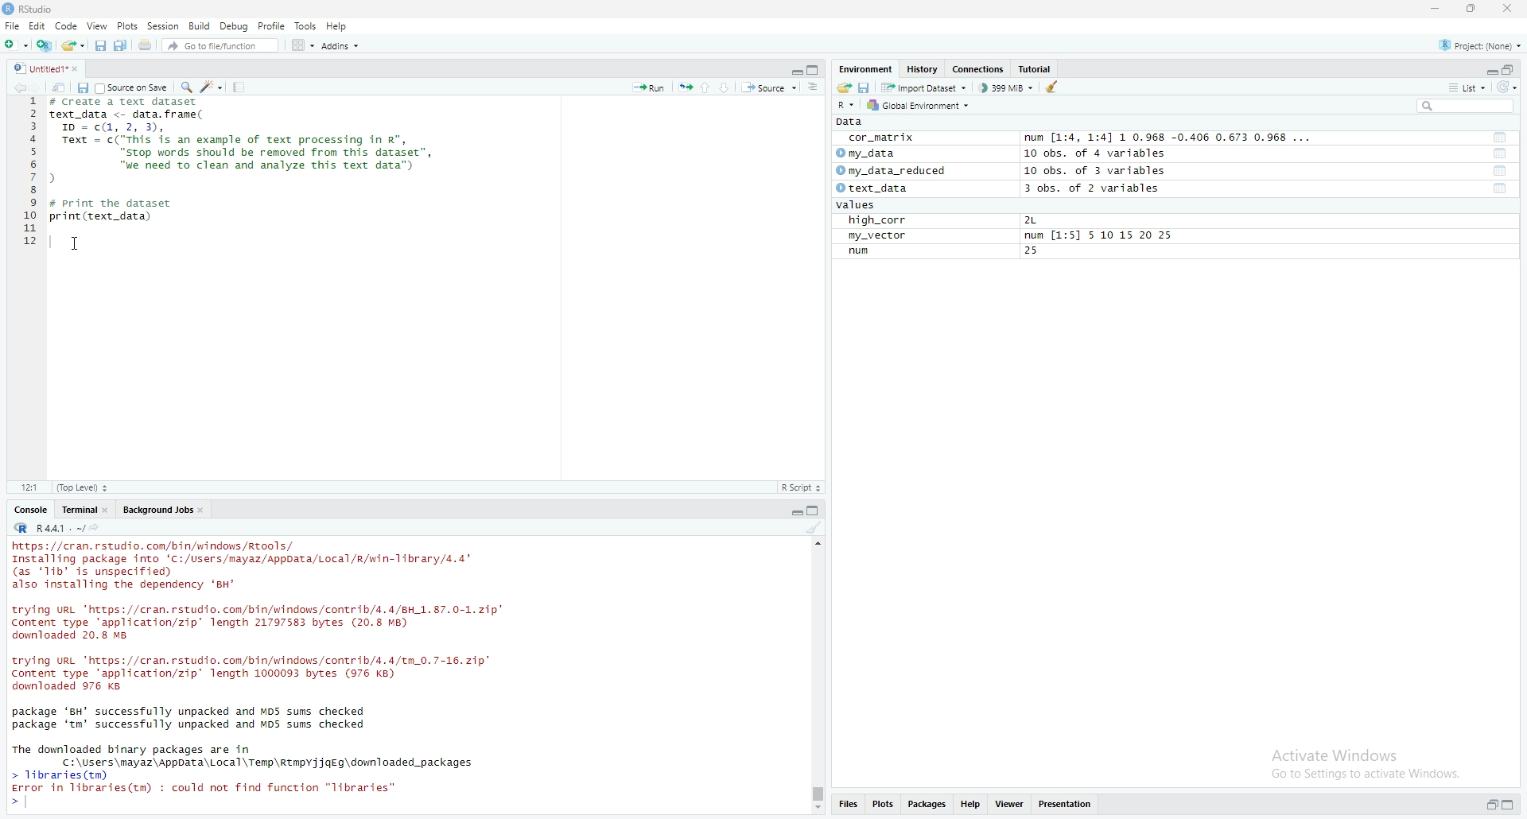 Image resolution: width=1527 pixels, height=819 pixels. I want to click on activate windows go to settings to activate windows, so click(1358, 763).